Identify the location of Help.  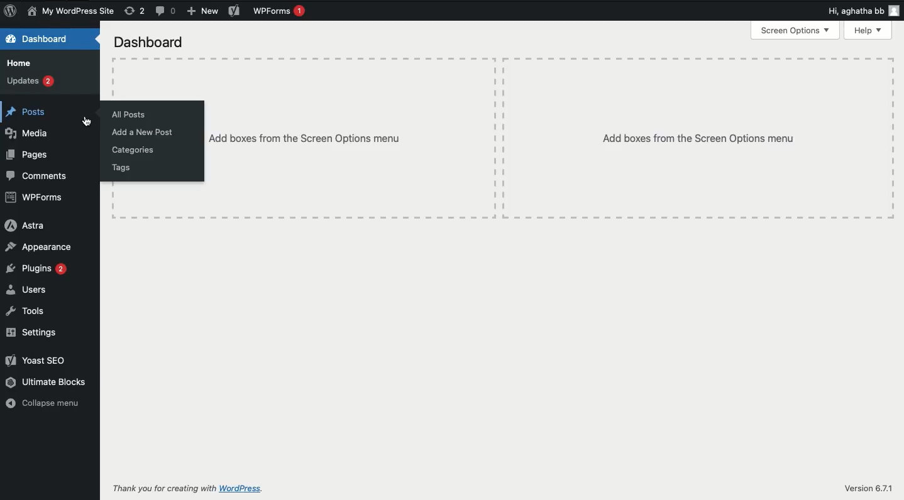
(868, 31).